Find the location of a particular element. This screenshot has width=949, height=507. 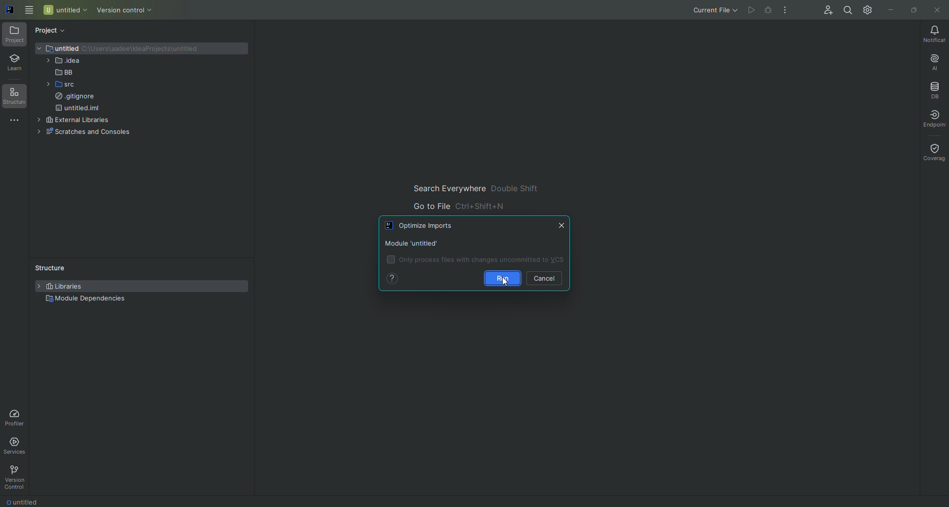

Notifications is located at coordinates (931, 34).